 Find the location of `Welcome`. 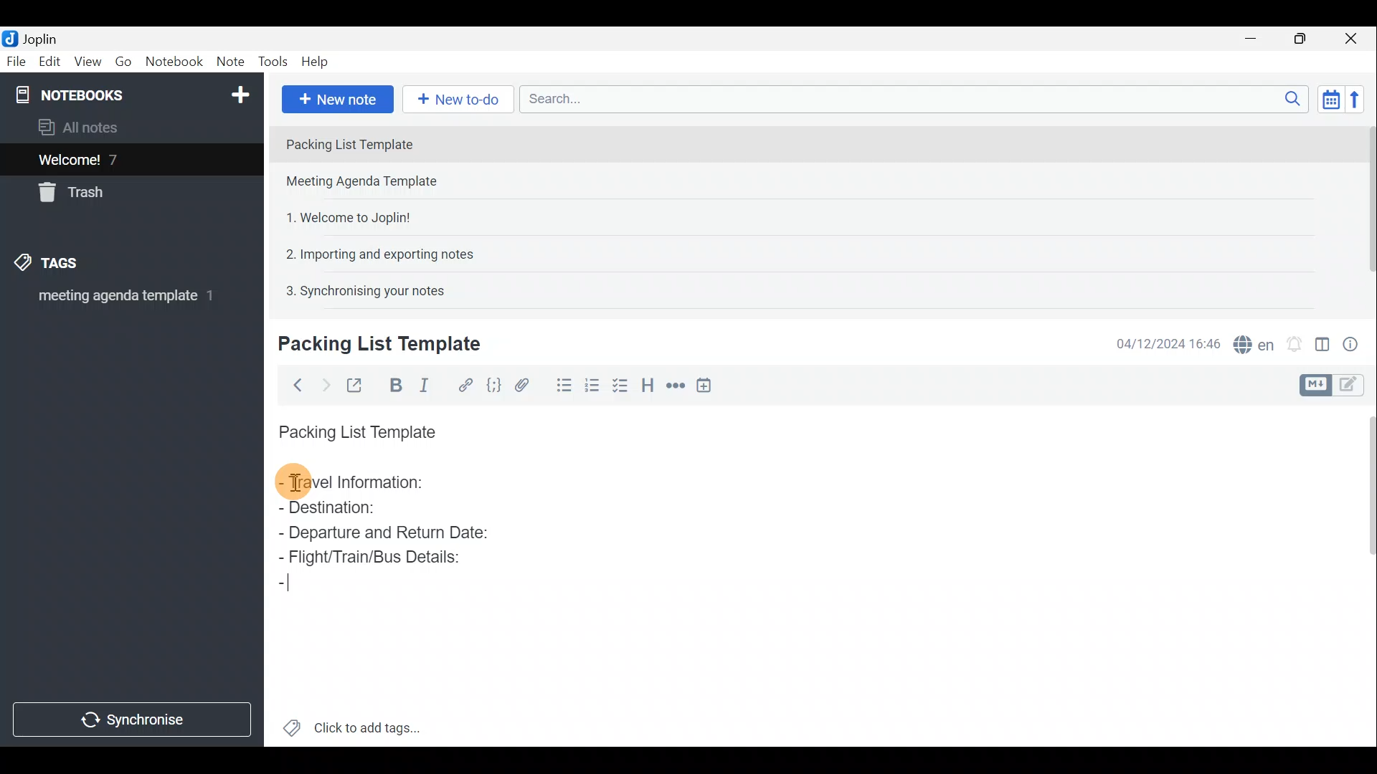

Welcome is located at coordinates (110, 159).